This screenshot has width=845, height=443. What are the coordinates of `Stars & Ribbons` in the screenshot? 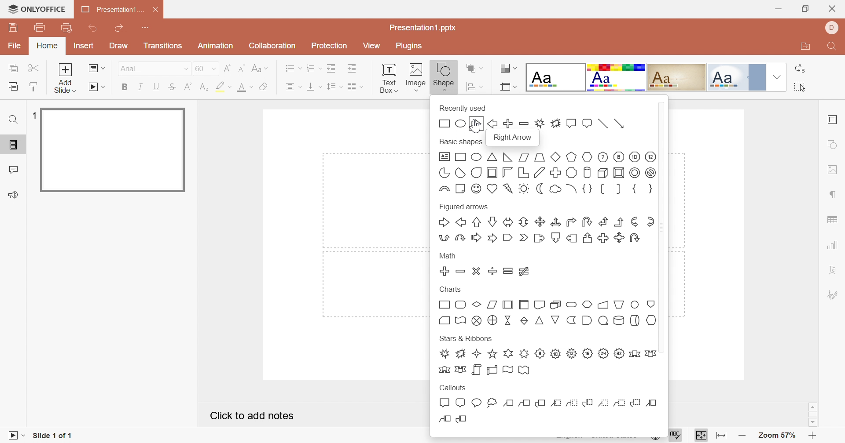 It's located at (466, 338).